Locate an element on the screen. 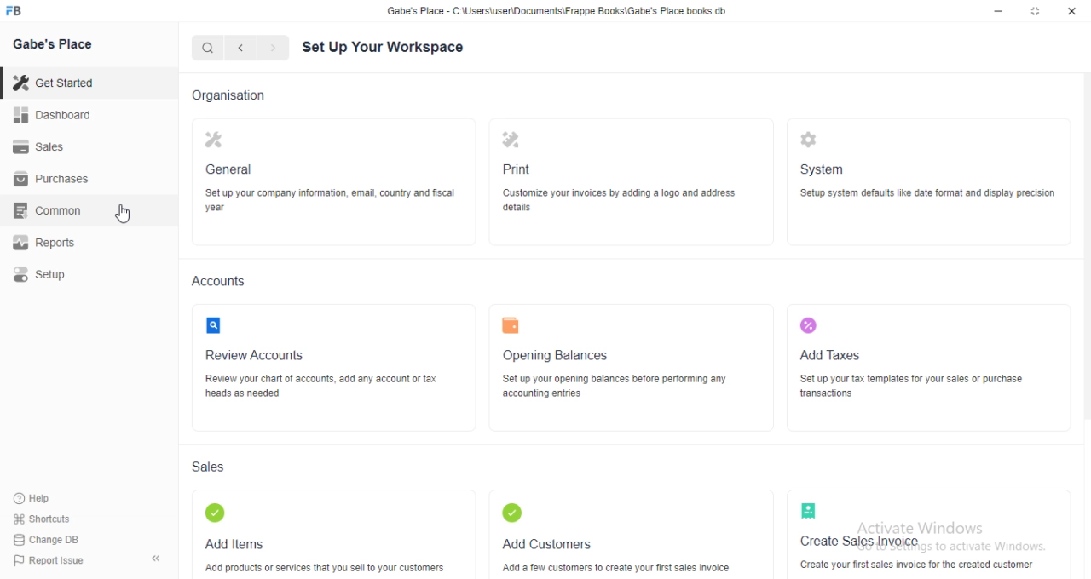 The width and height of the screenshot is (1091, 579). Gabe's Place is located at coordinates (56, 44).